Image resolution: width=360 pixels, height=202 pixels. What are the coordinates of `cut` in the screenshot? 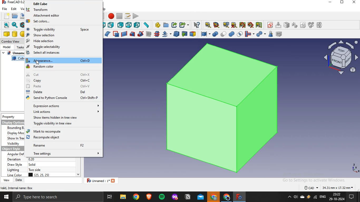 It's located at (223, 33).